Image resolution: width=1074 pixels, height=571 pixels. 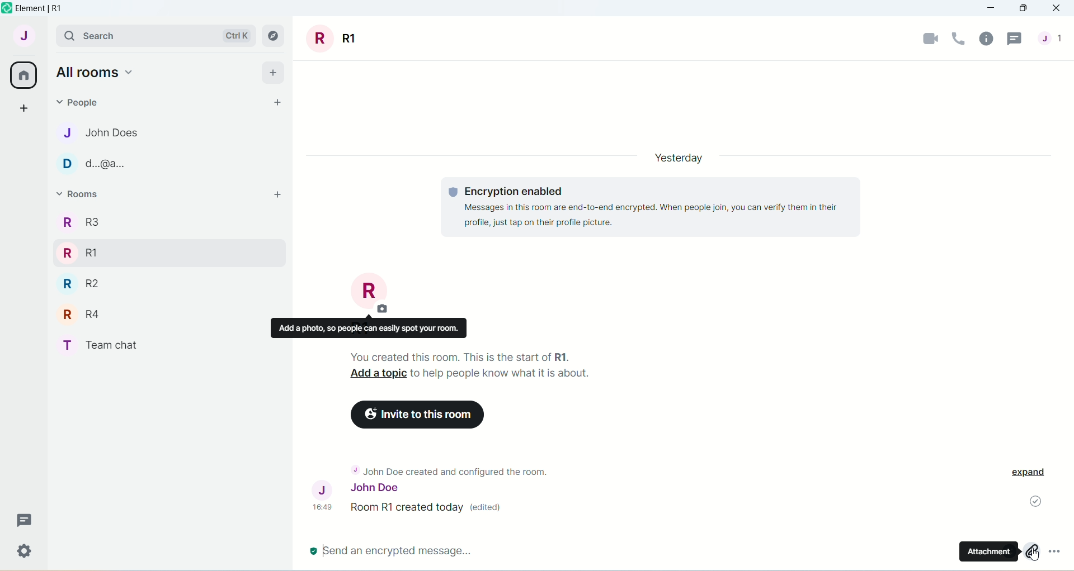 What do you see at coordinates (1054, 44) in the screenshot?
I see `people` at bounding box center [1054, 44].